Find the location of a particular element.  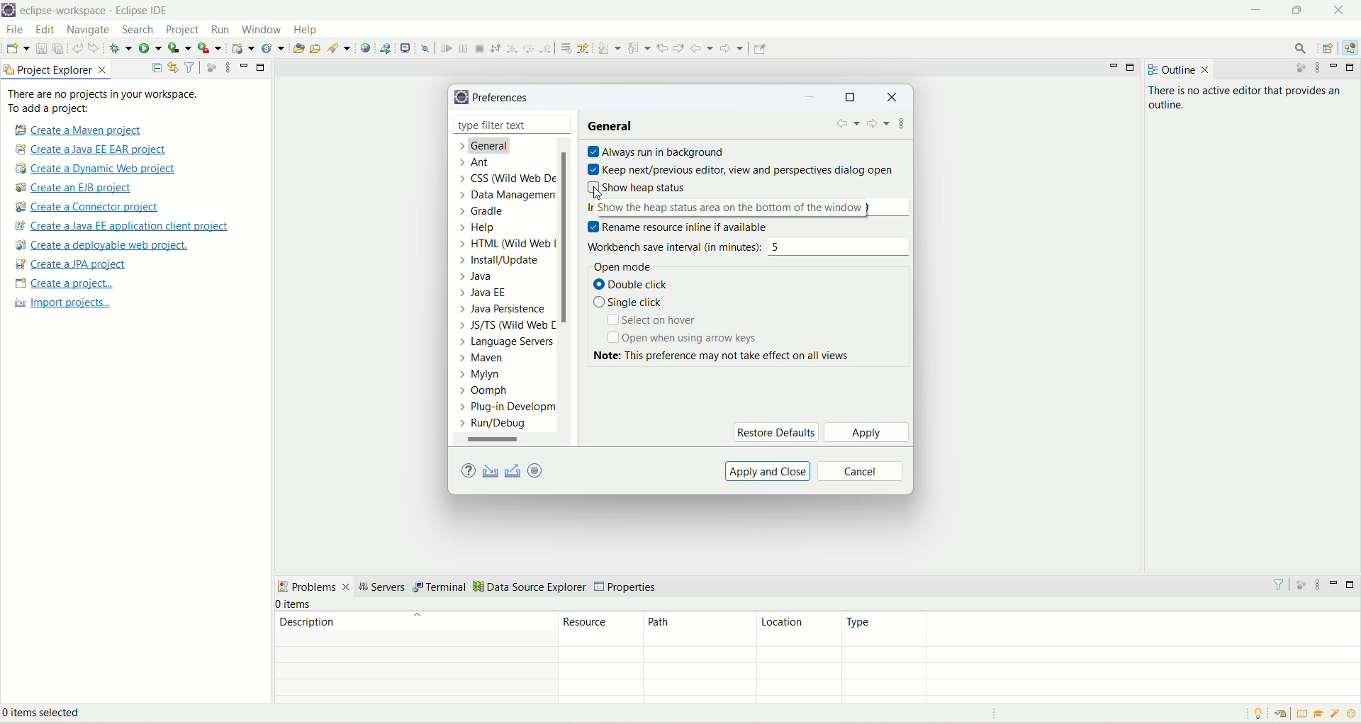

next edit location is located at coordinates (678, 46).